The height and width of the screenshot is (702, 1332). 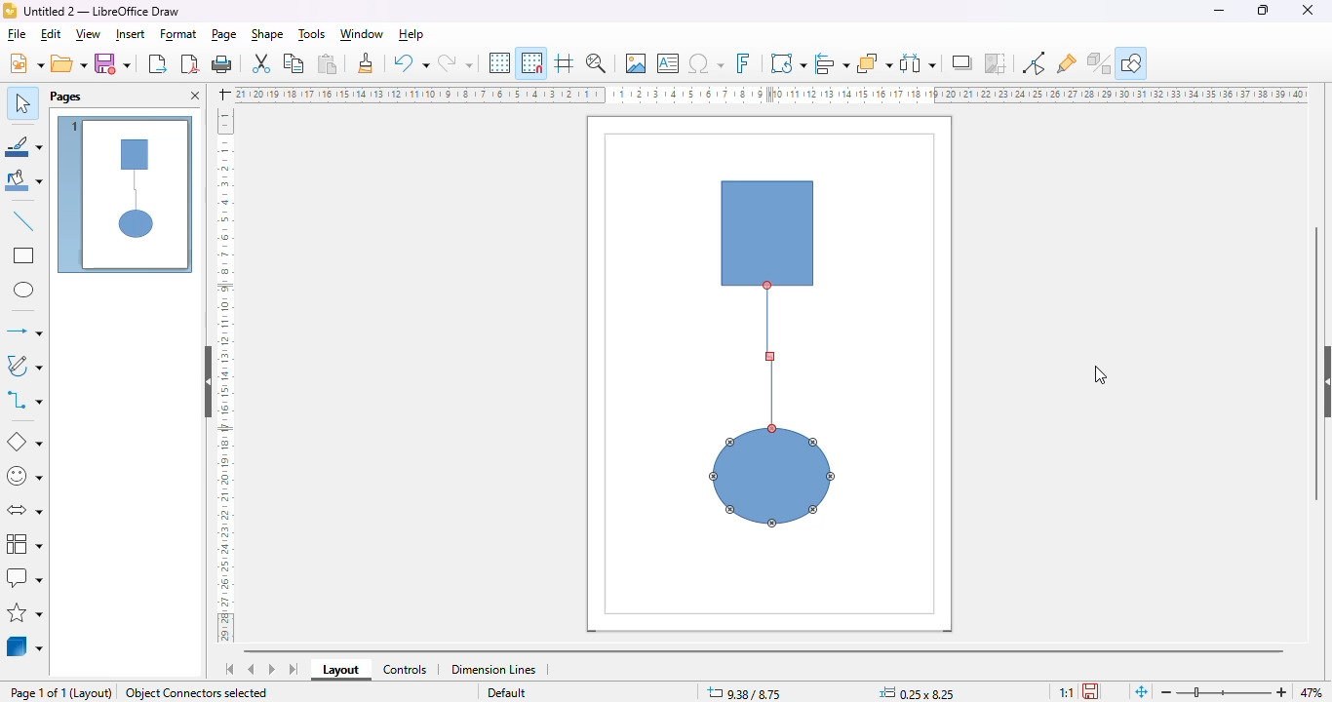 What do you see at coordinates (26, 612) in the screenshot?
I see `stars and banners` at bounding box center [26, 612].